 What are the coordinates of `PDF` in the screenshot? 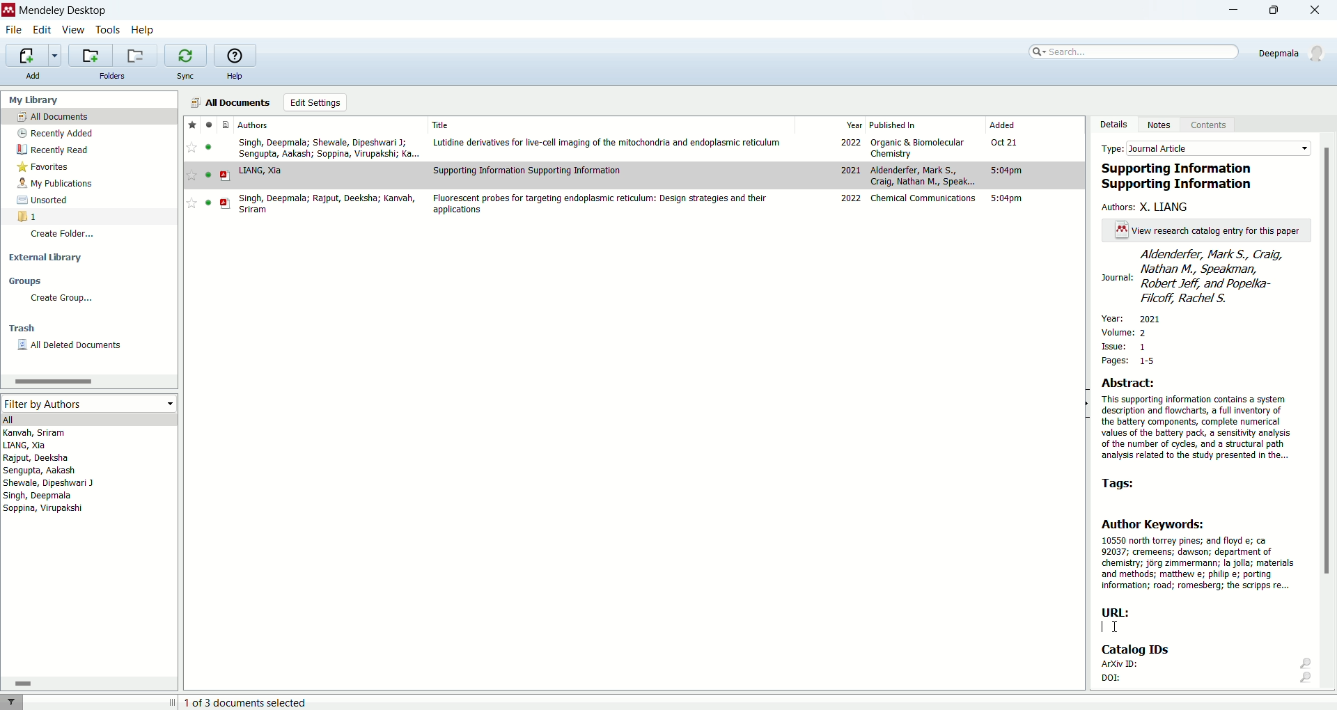 It's located at (225, 175).